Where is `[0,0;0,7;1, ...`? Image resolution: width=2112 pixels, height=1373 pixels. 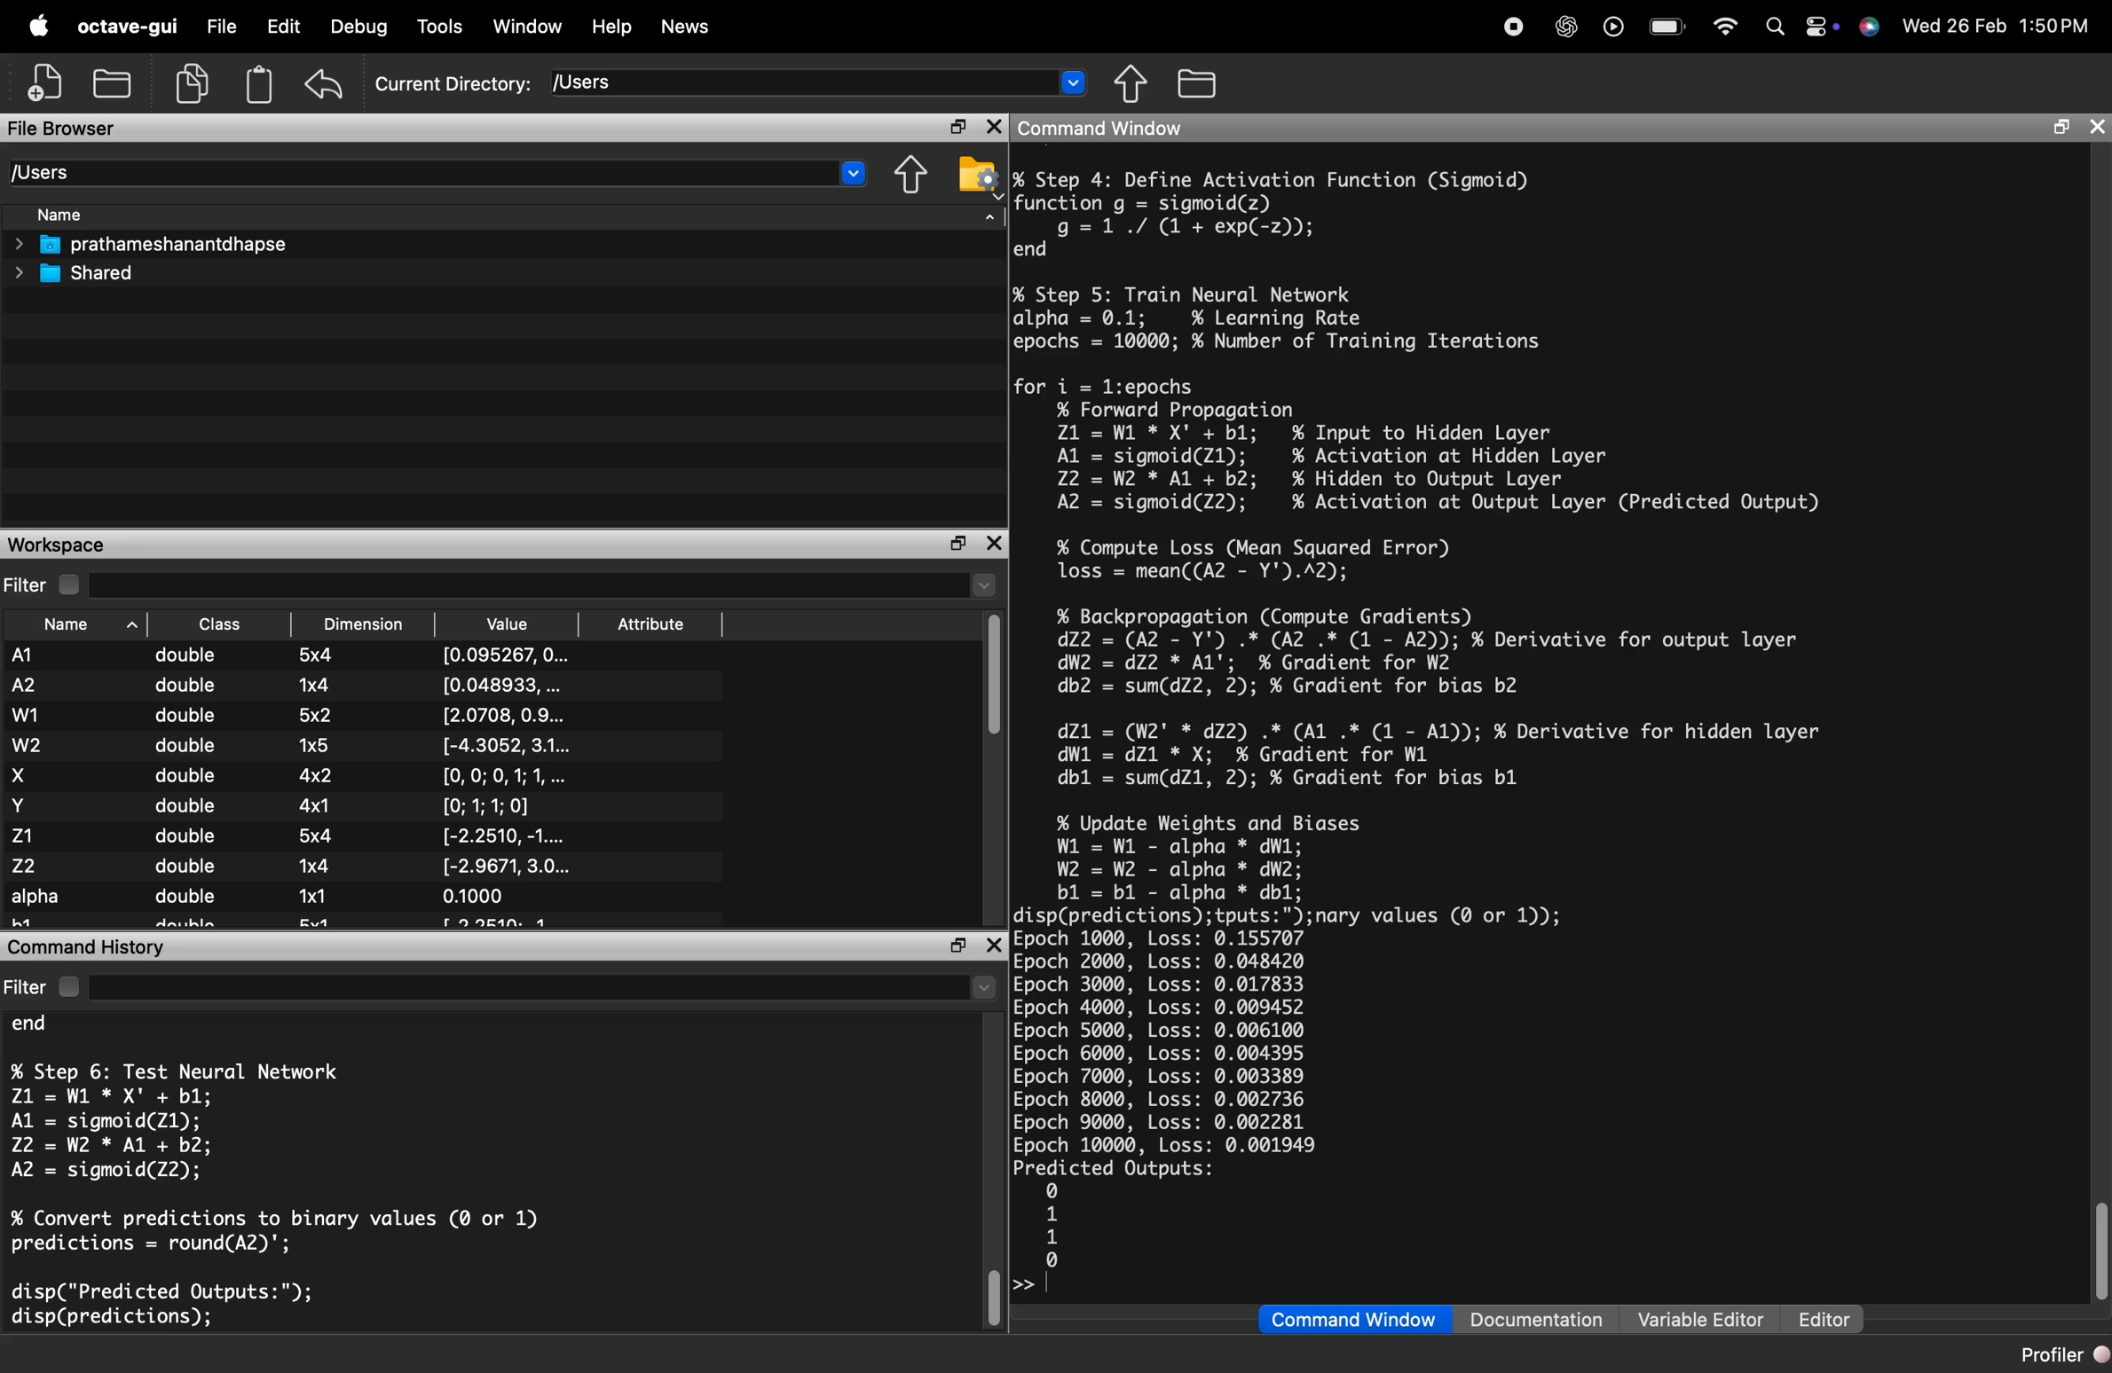 [0,0;0,7;1, ... is located at coordinates (505, 777).